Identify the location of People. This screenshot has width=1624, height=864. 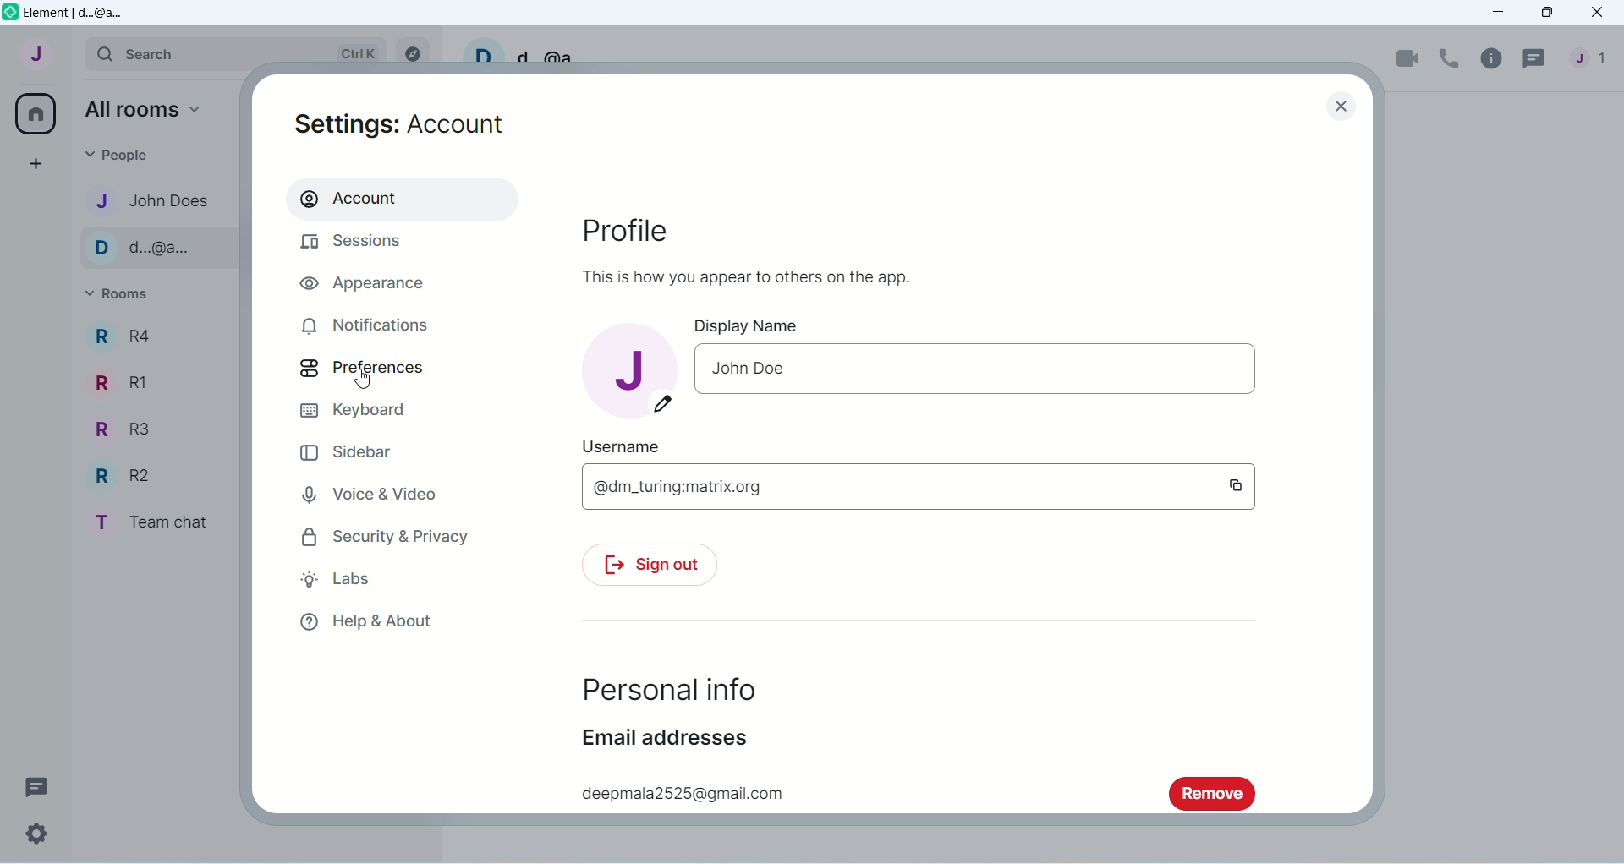
(126, 154).